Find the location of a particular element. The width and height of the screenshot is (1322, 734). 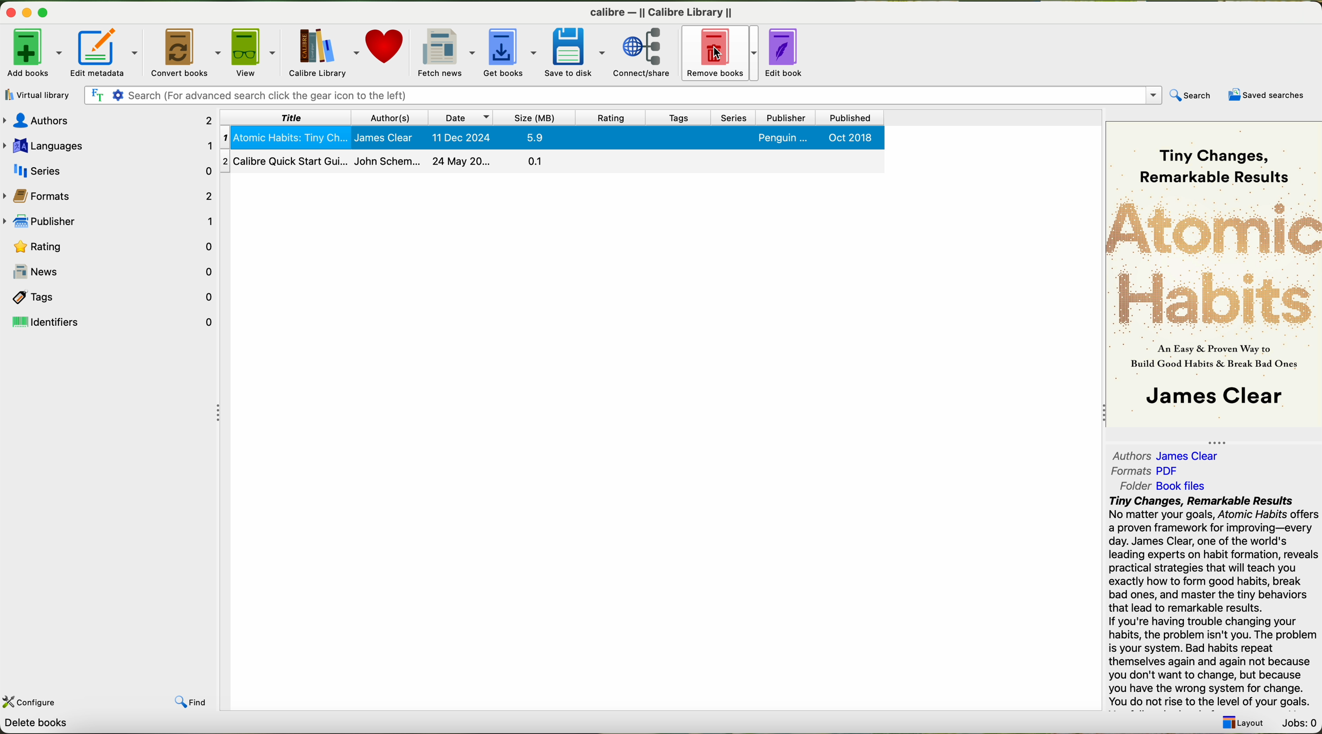

rating is located at coordinates (112, 246).